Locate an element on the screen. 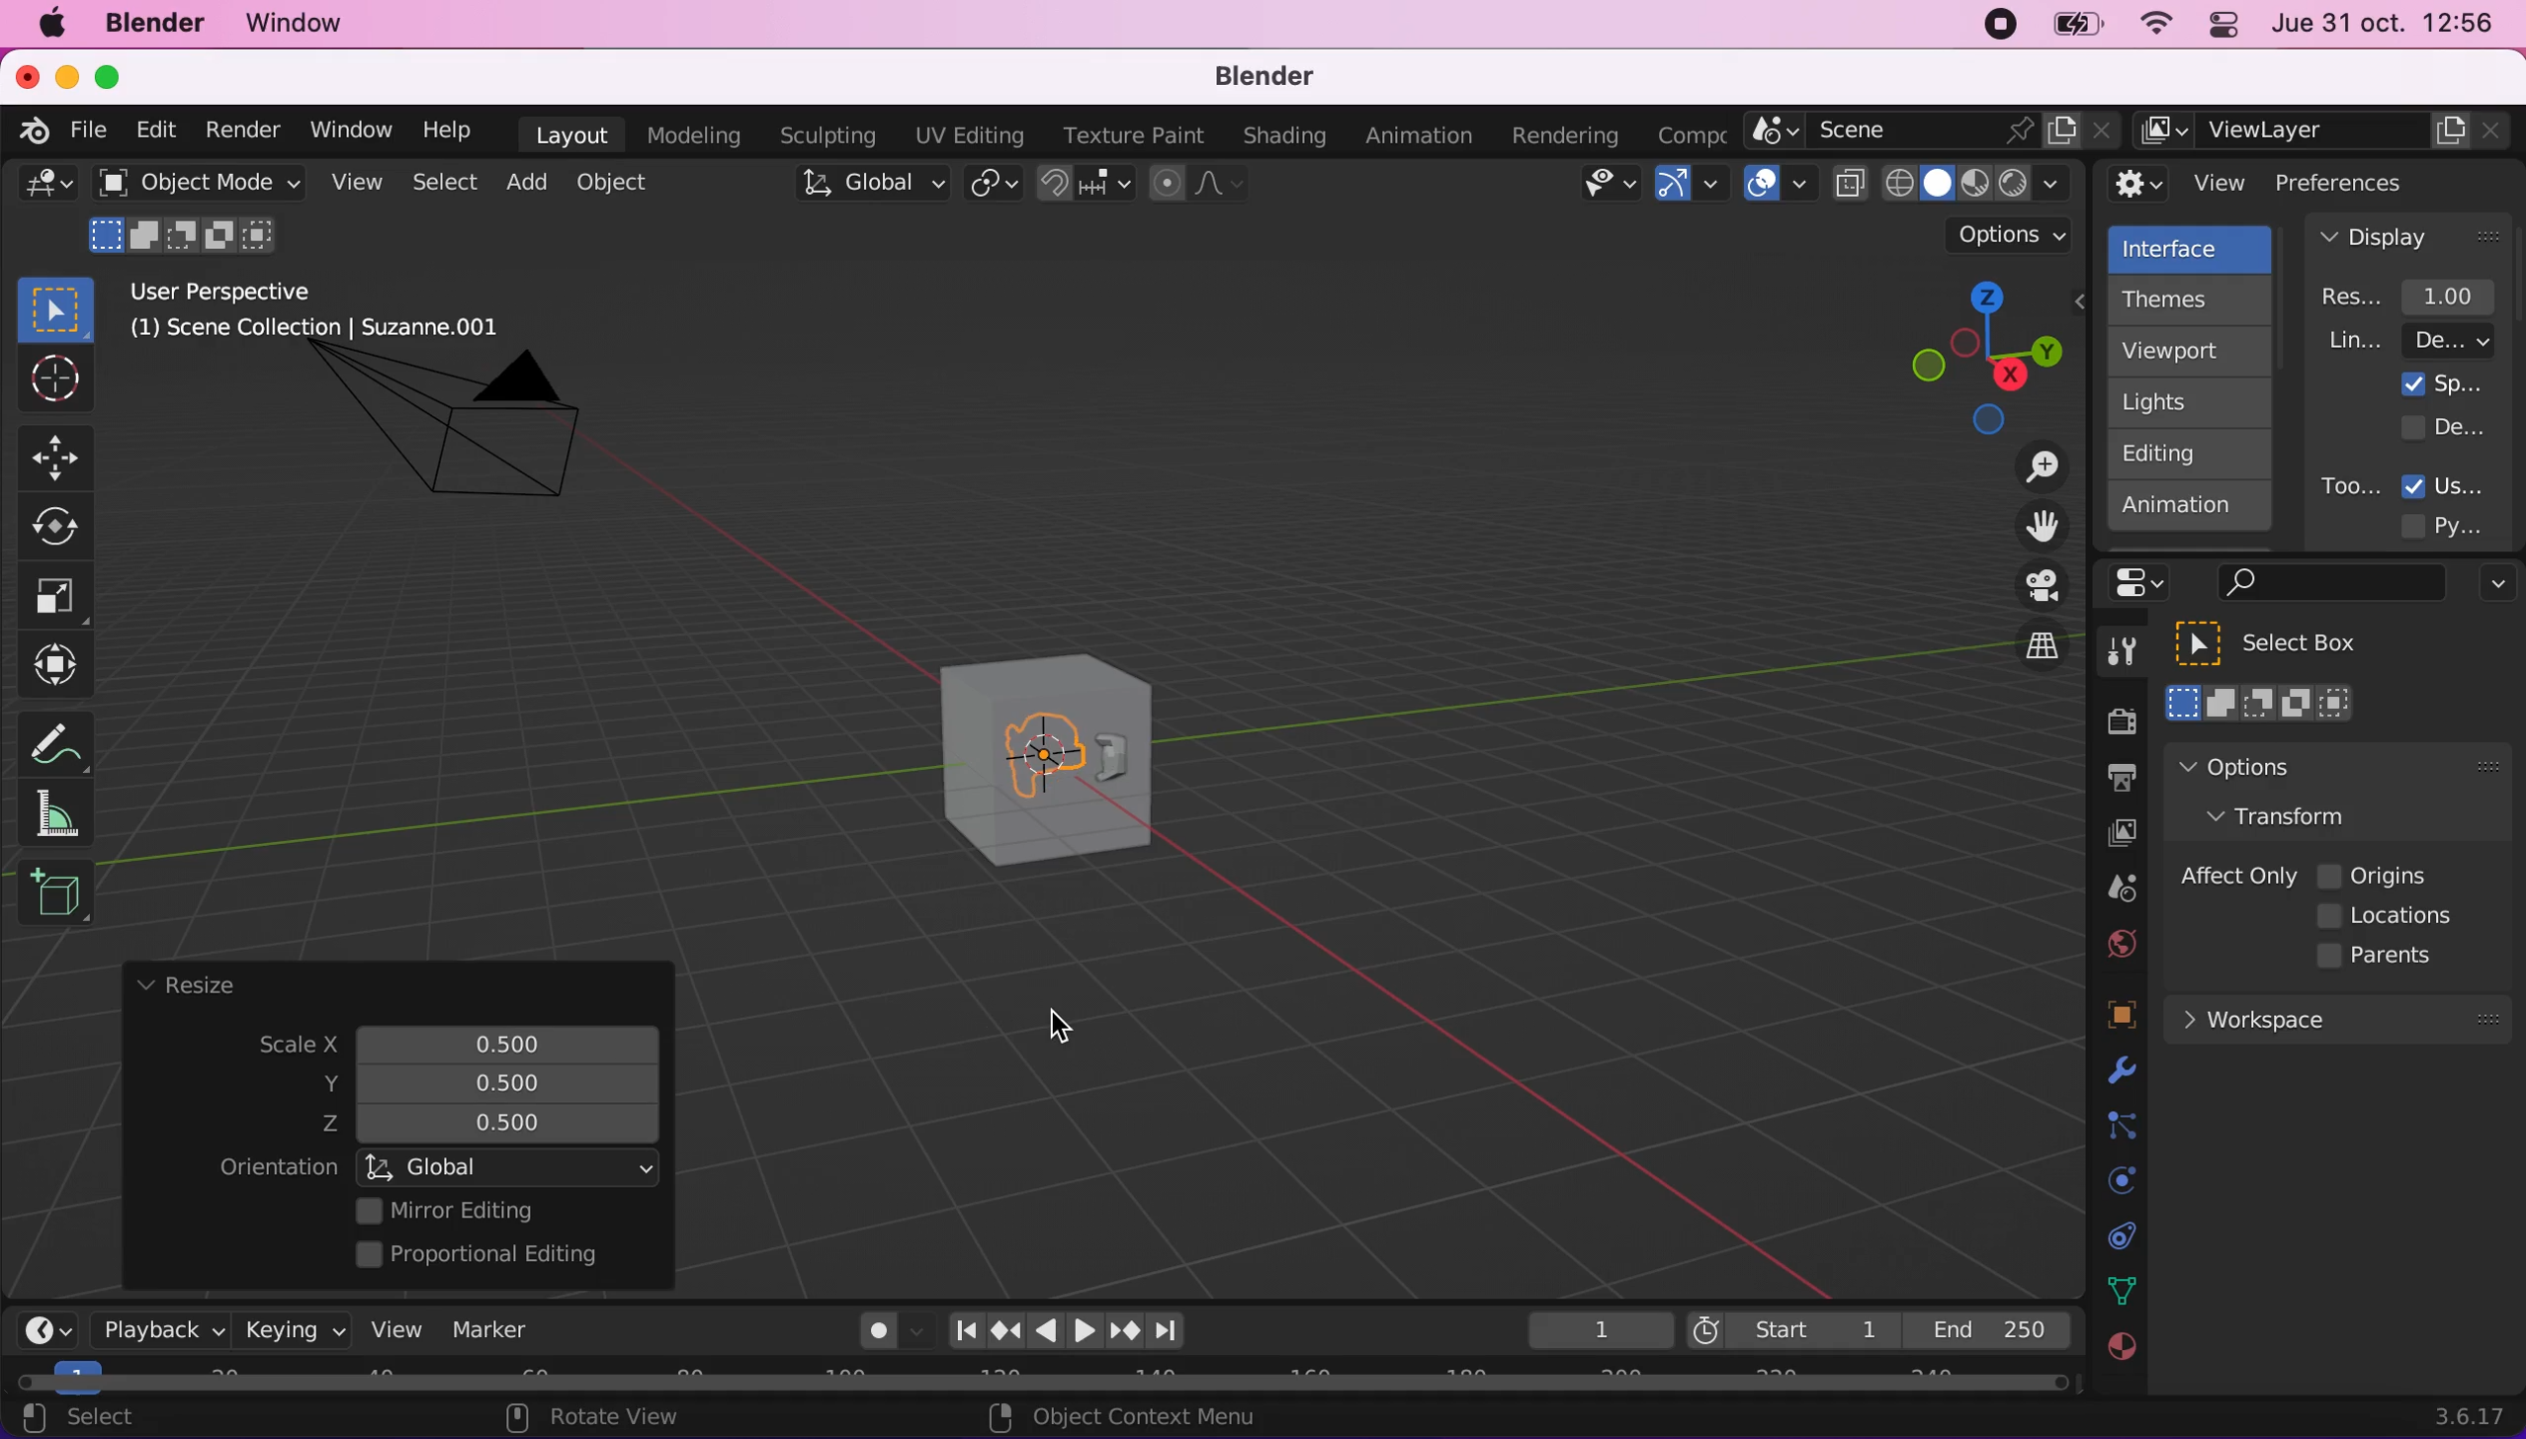 This screenshot has width=2526, height=1439. view object types is located at coordinates (1606, 188).